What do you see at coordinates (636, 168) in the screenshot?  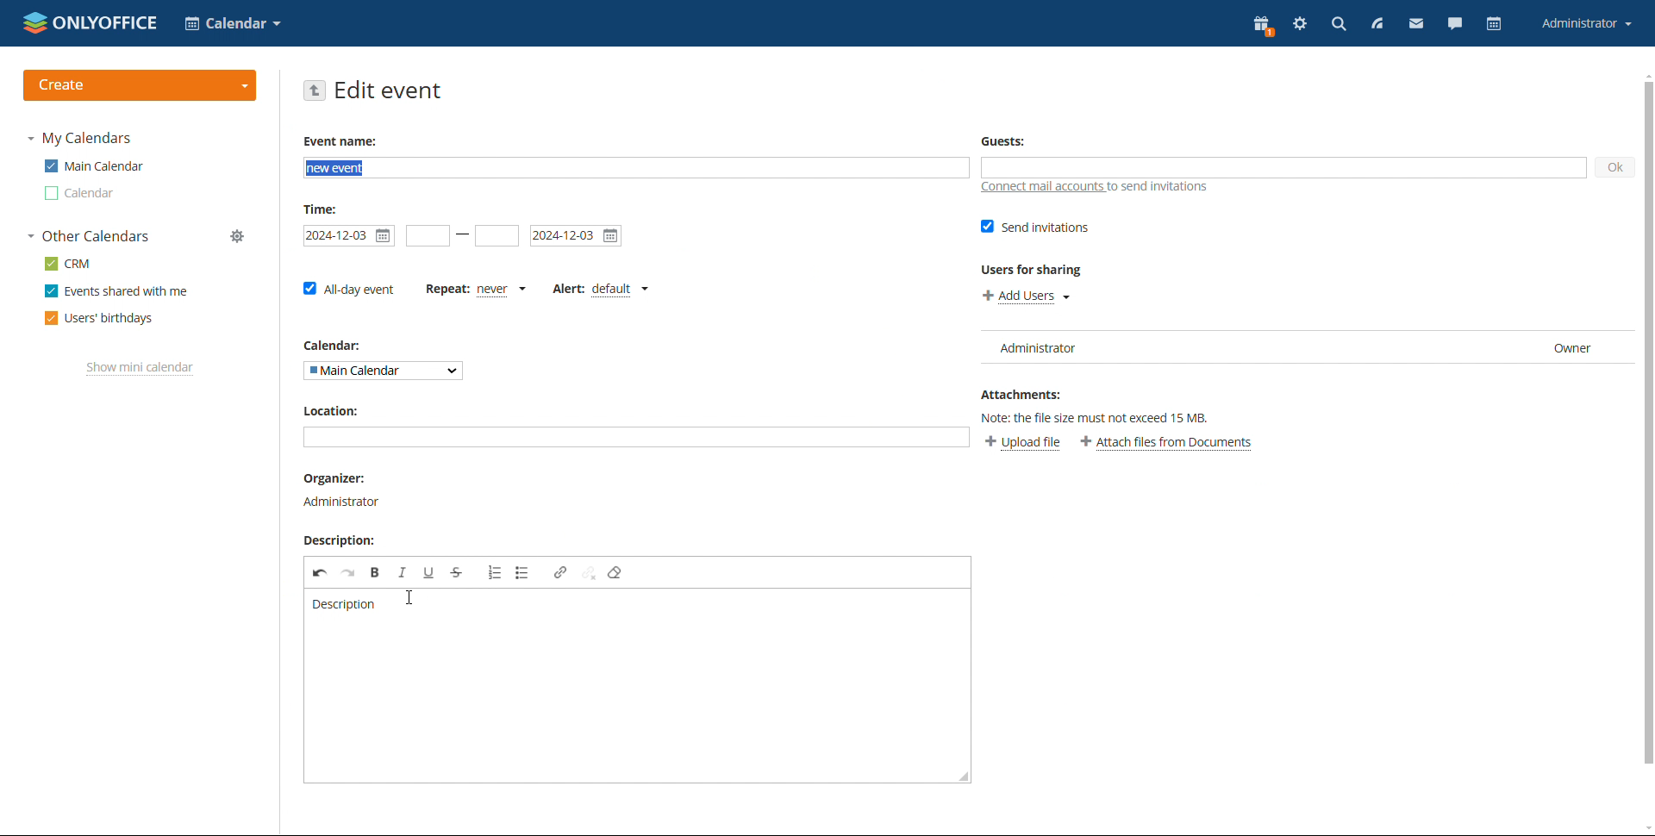 I see `add event name` at bounding box center [636, 168].